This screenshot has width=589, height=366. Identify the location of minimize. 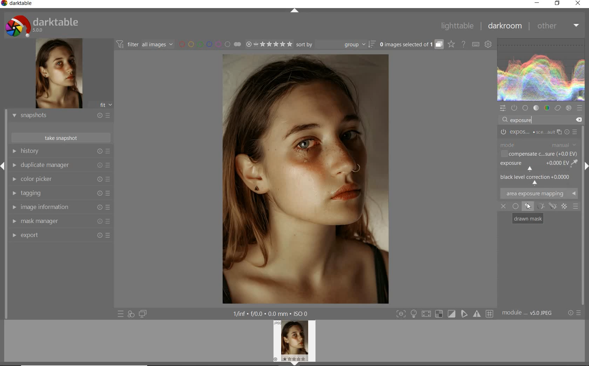
(537, 3).